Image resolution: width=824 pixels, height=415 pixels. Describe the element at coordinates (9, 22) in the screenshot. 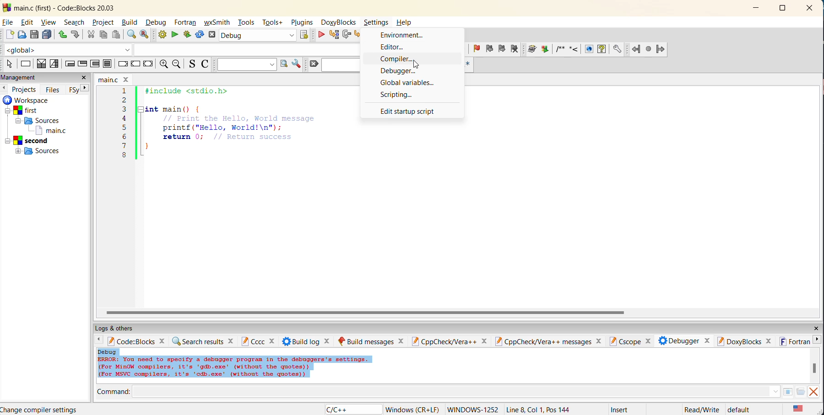

I see `file` at that location.